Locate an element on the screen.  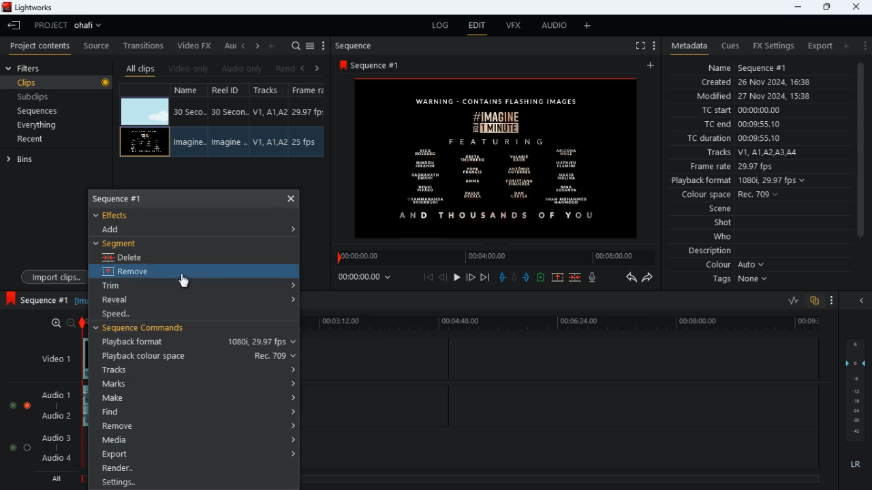
vfx is located at coordinates (511, 26).